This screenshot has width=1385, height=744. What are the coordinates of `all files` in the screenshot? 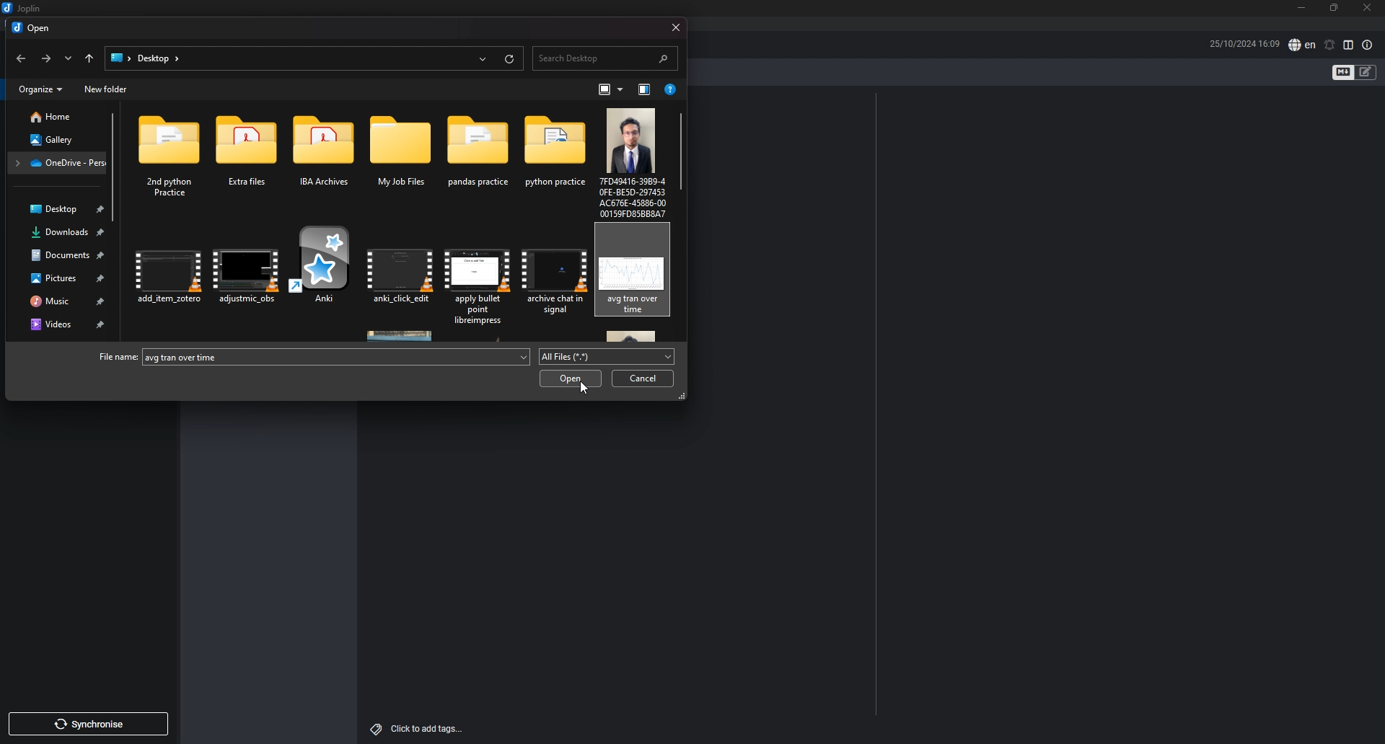 It's located at (607, 357).